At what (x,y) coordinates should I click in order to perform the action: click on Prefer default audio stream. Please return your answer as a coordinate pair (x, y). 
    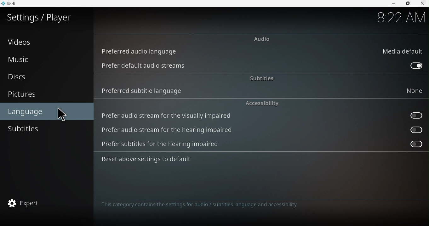
    Looking at the image, I should click on (415, 65).